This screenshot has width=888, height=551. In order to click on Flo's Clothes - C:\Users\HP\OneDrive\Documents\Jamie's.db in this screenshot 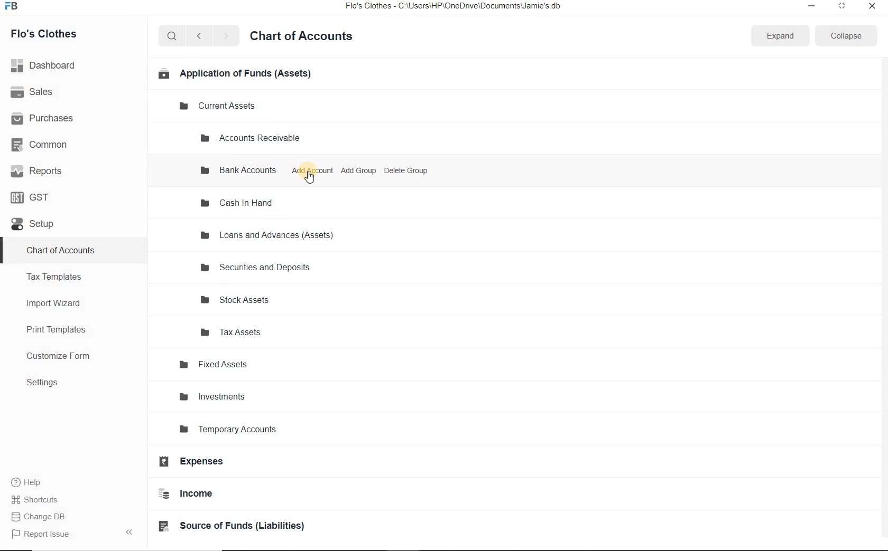, I will do `click(454, 7)`.